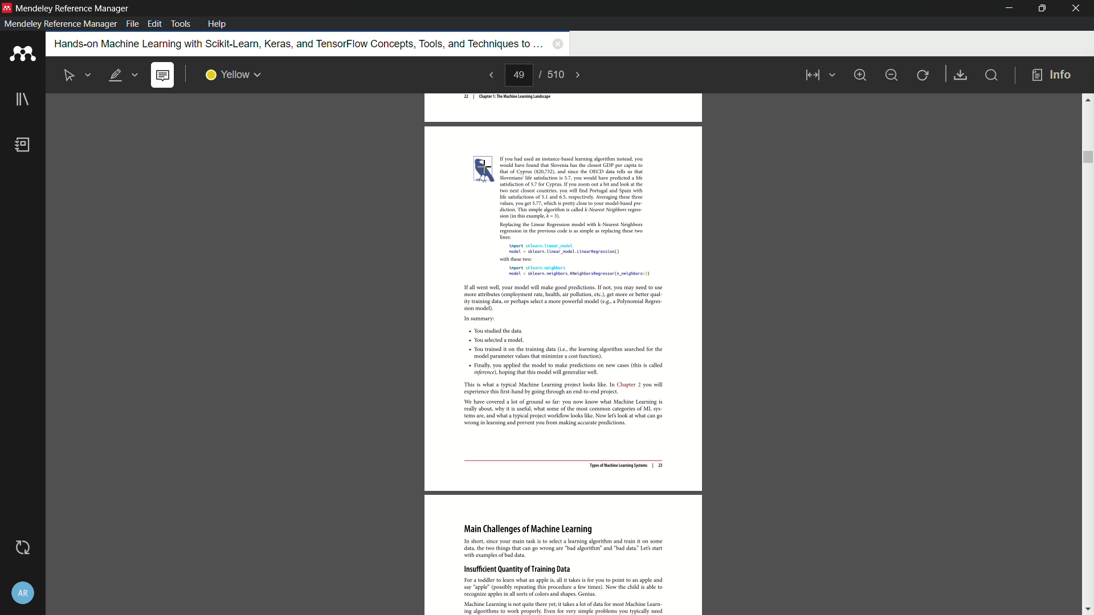  Describe the element at coordinates (584, 75) in the screenshot. I see `next page` at that location.